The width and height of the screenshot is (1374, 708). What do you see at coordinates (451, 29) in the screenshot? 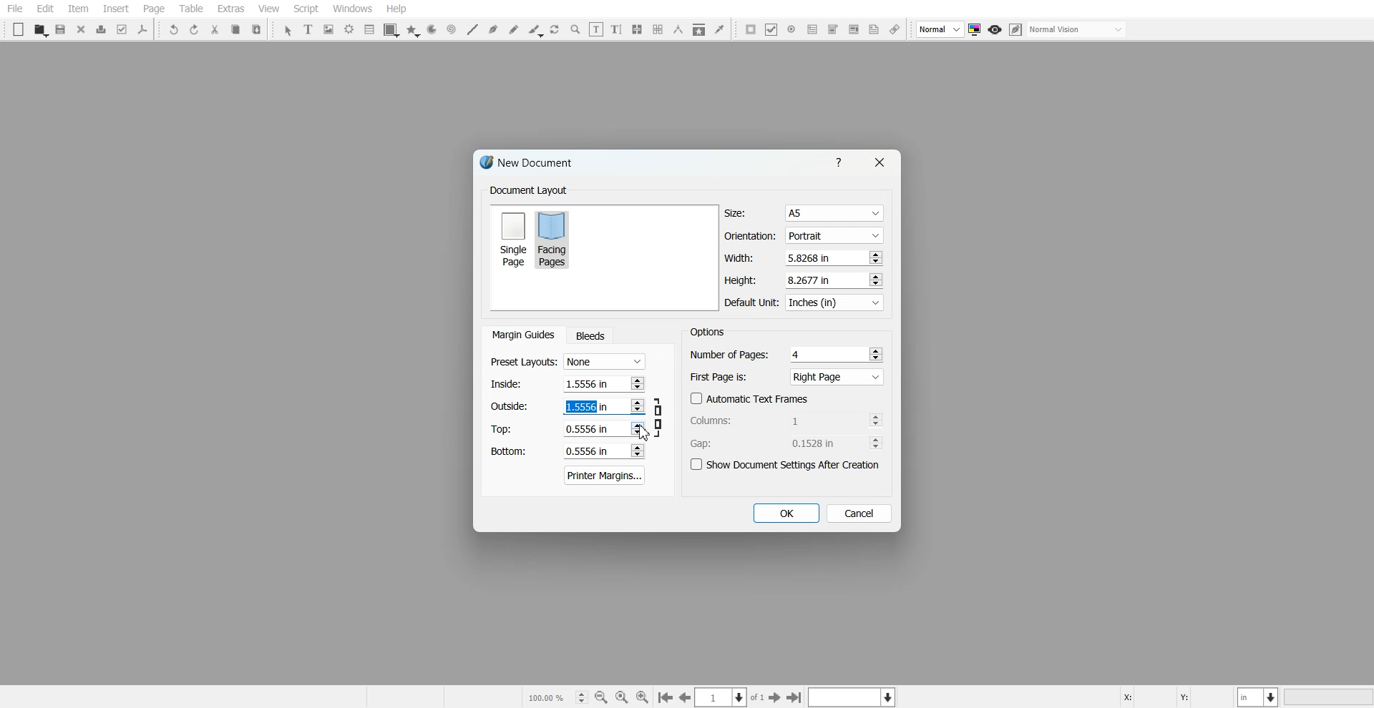
I see `Spiral` at bounding box center [451, 29].